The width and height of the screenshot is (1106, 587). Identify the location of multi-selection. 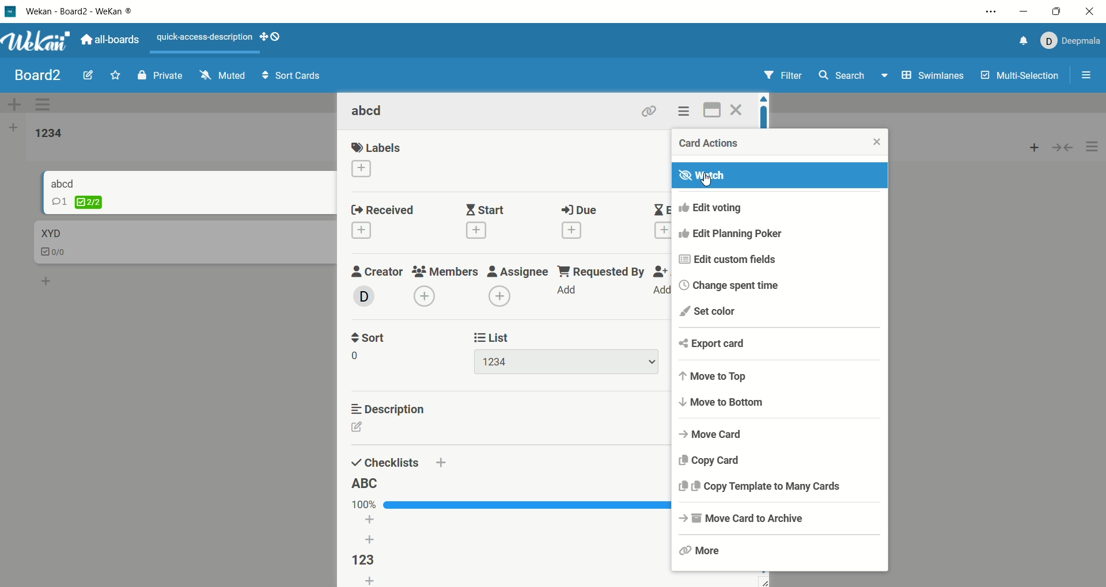
(1019, 81).